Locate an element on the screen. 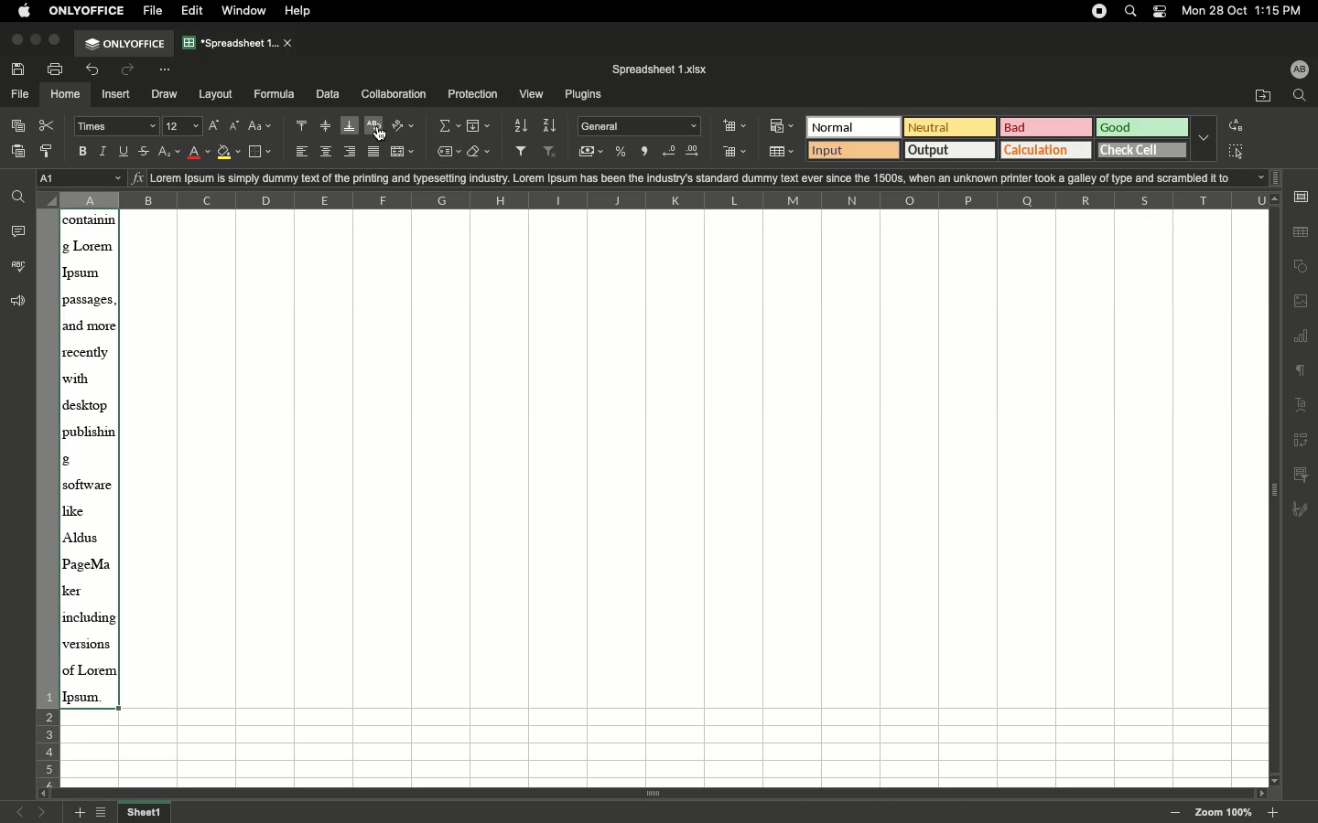 This screenshot has height=823, width=1318. Zoom in is located at coordinates (1275, 813).